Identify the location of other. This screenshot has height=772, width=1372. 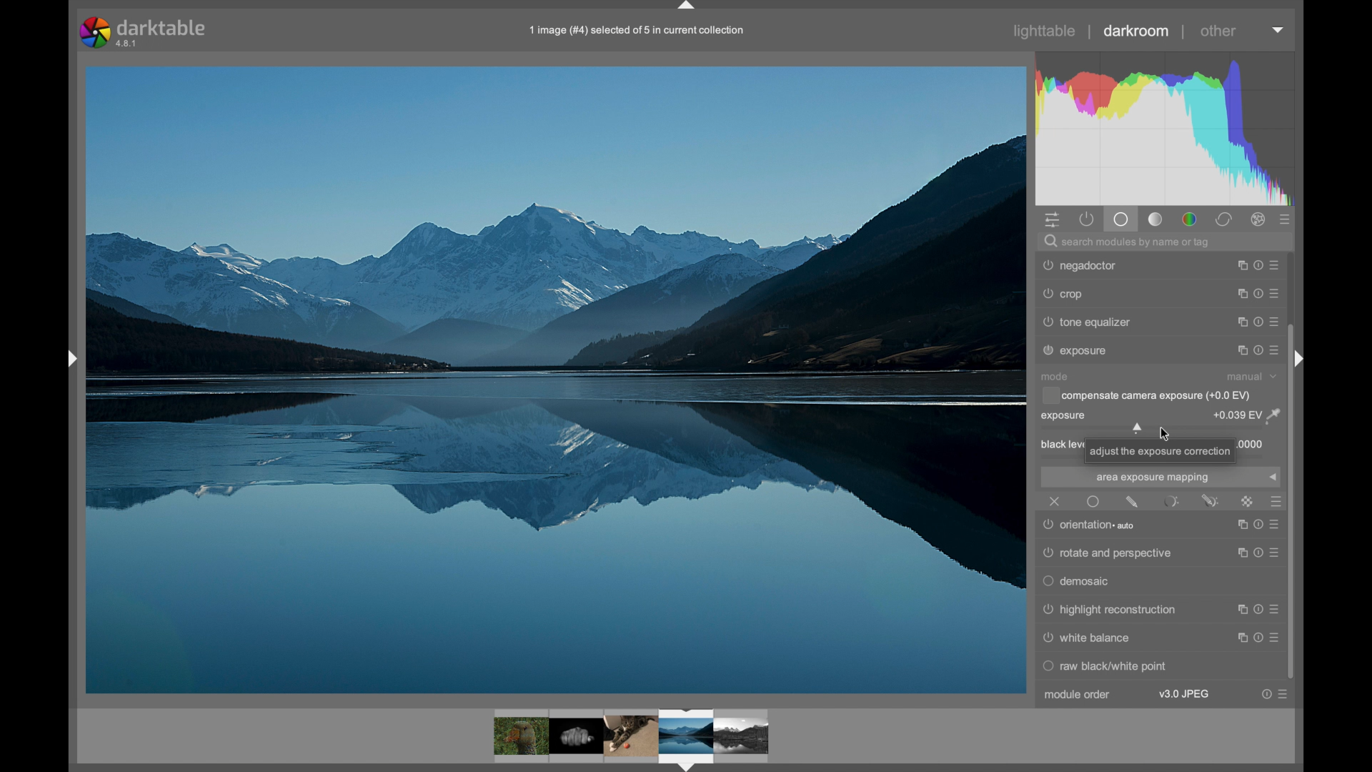
(1220, 31).